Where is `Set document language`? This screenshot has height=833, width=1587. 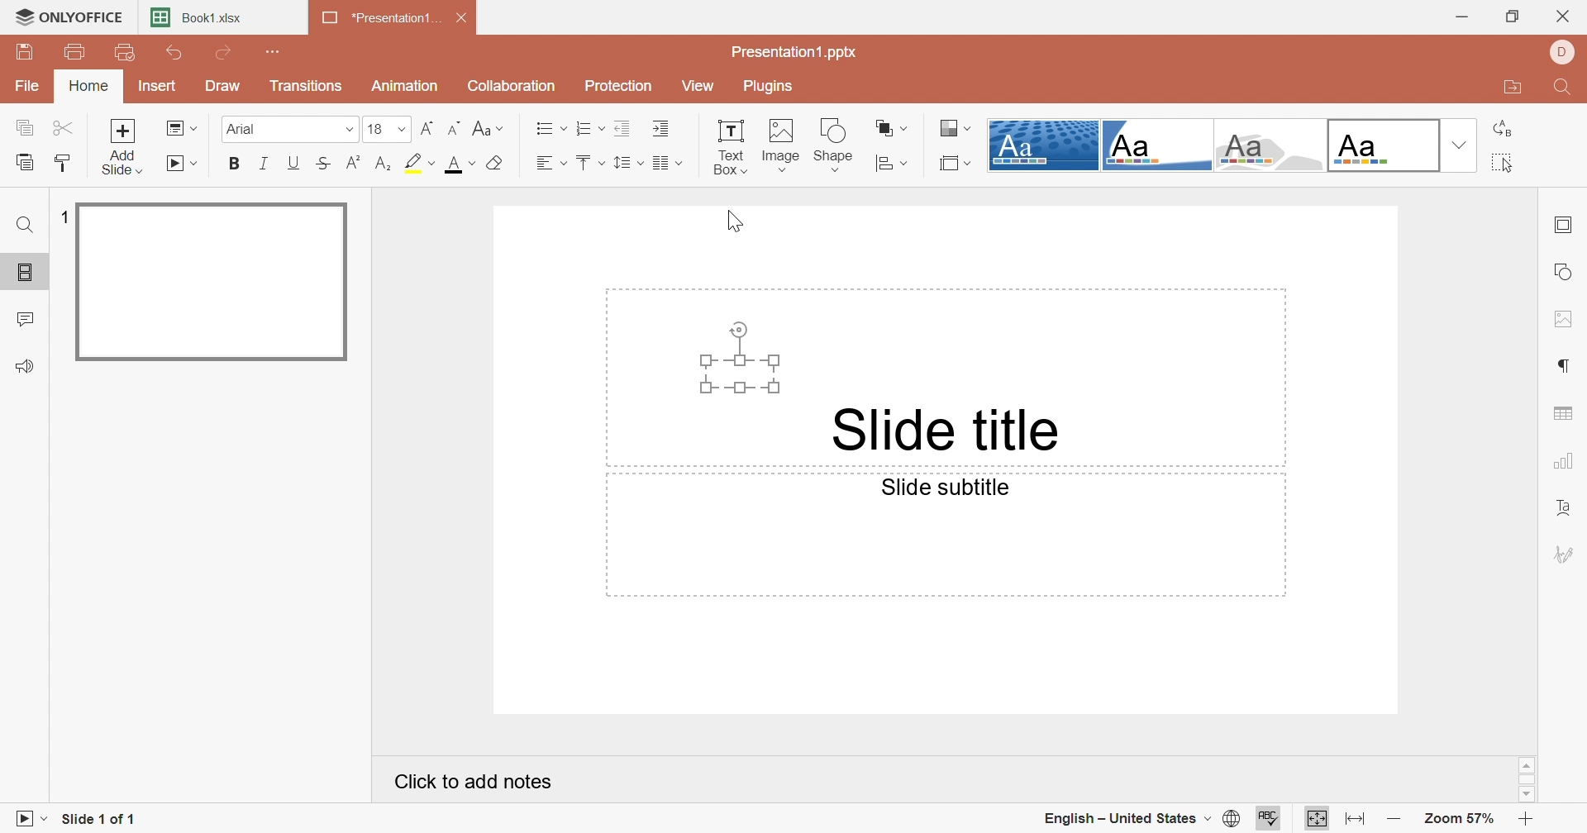 Set document language is located at coordinates (1235, 818).